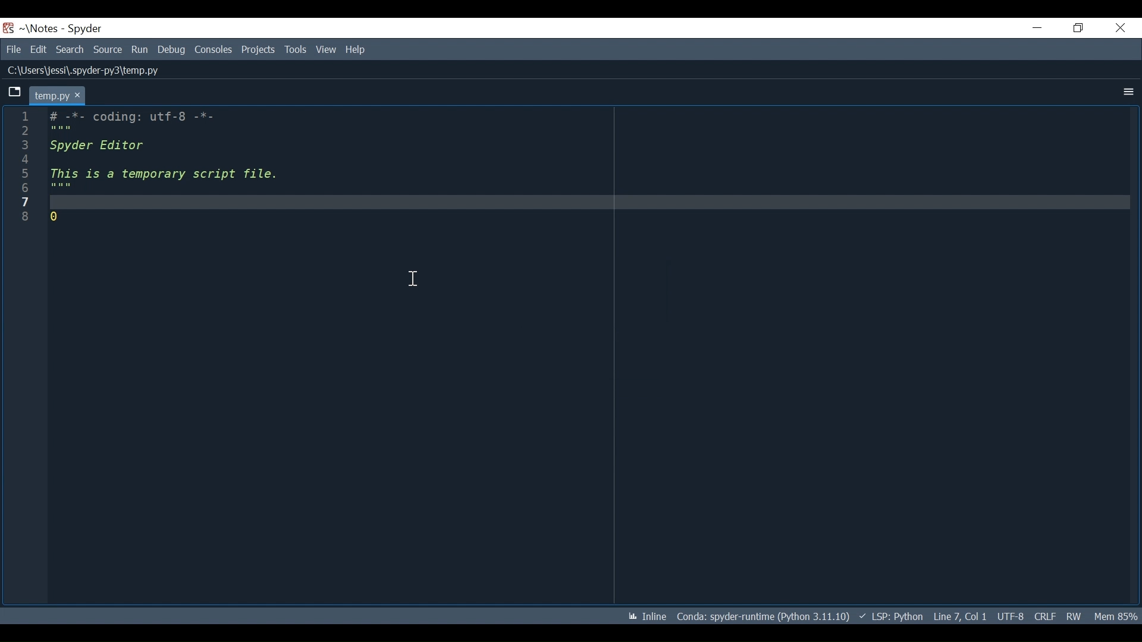 This screenshot has width=1142, height=642. Describe the element at coordinates (961, 616) in the screenshot. I see `Line 7, col 1` at that location.